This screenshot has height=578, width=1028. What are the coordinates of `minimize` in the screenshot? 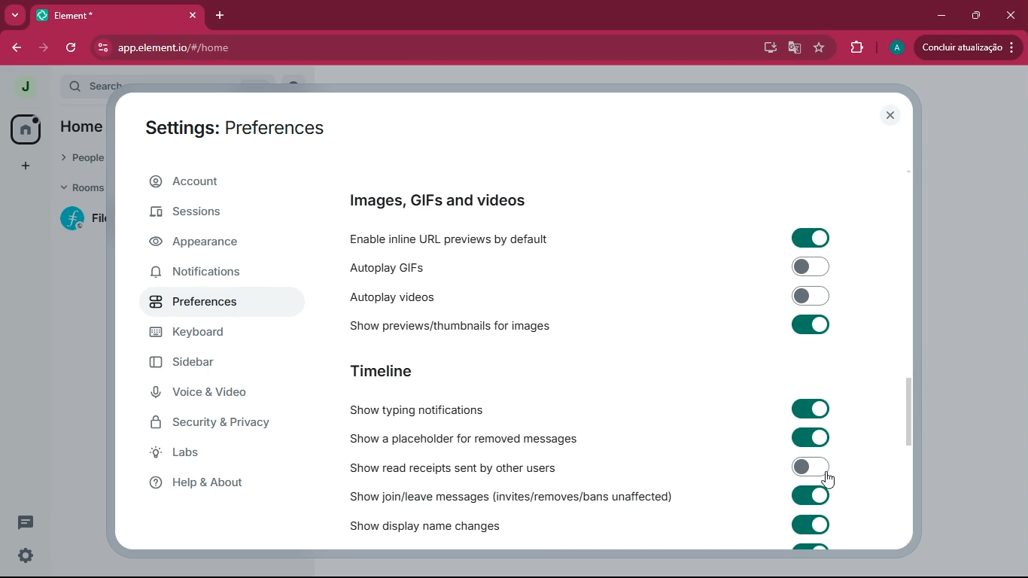 It's located at (940, 15).